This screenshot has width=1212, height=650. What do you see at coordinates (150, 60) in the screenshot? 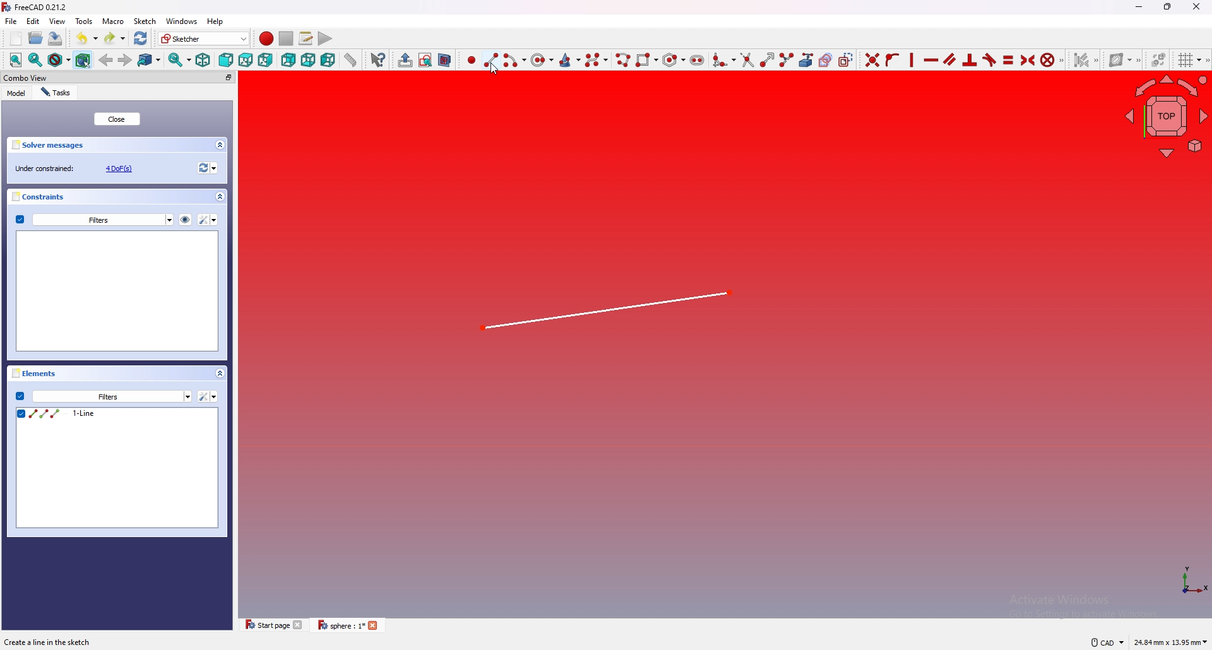
I see `Go to linked object` at bounding box center [150, 60].